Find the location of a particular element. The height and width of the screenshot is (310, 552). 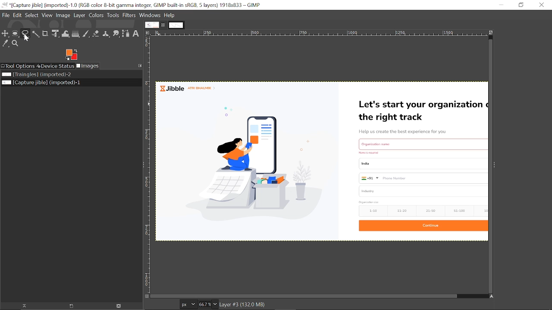

raise the image display is located at coordinates (22, 306).